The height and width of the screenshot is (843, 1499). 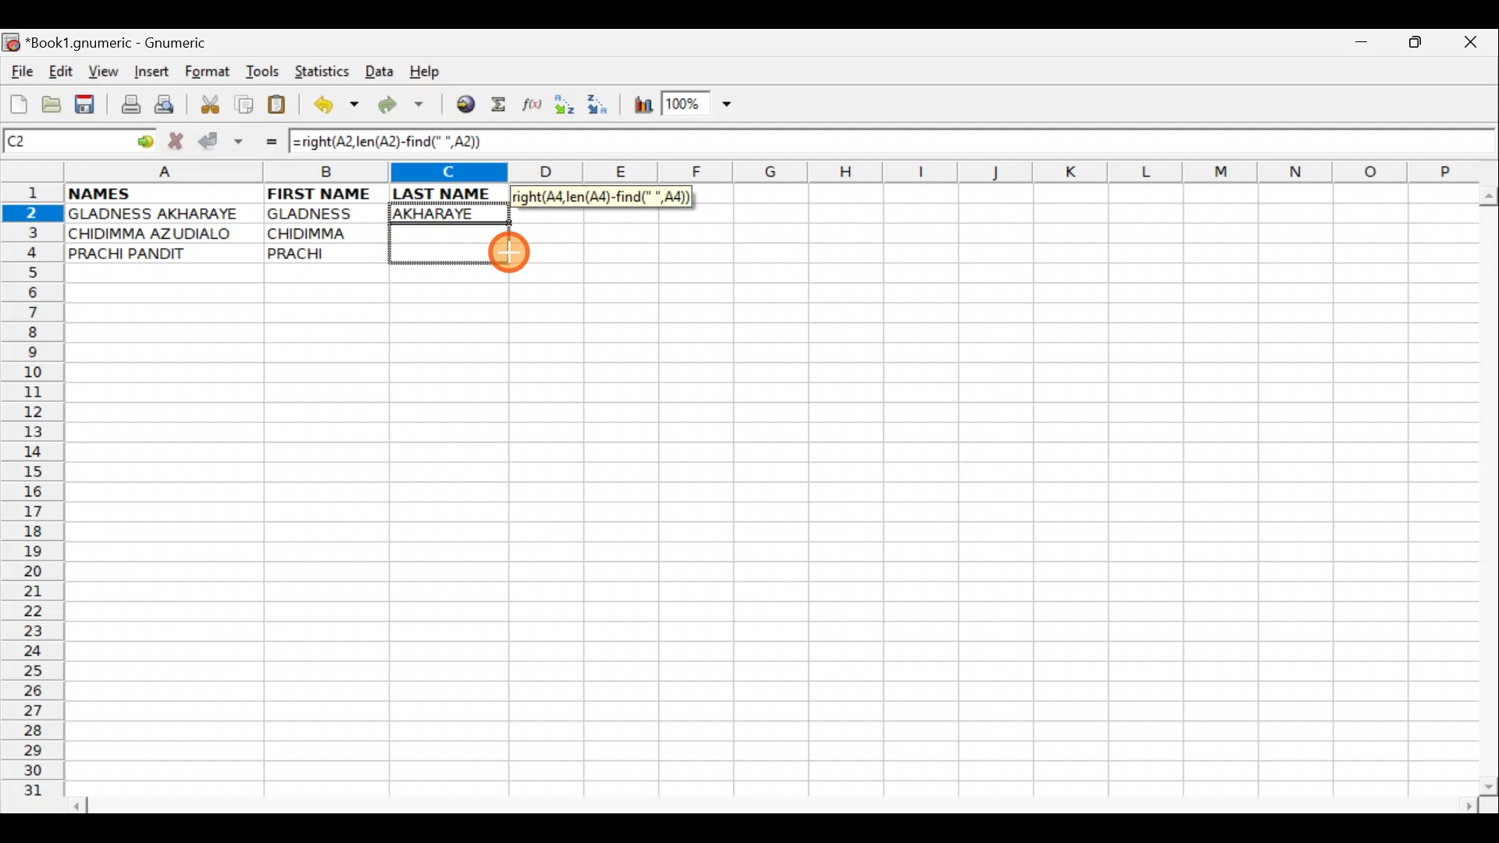 I want to click on Print preview, so click(x=165, y=108).